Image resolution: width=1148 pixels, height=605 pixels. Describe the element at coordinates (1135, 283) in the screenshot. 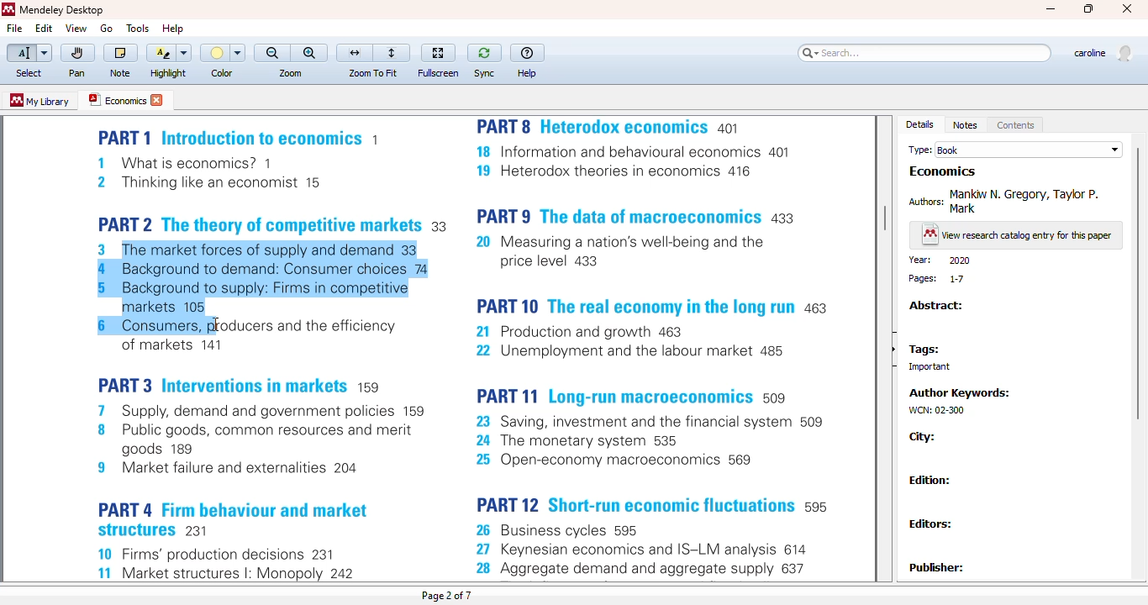

I see `vertical scroll bar` at that location.